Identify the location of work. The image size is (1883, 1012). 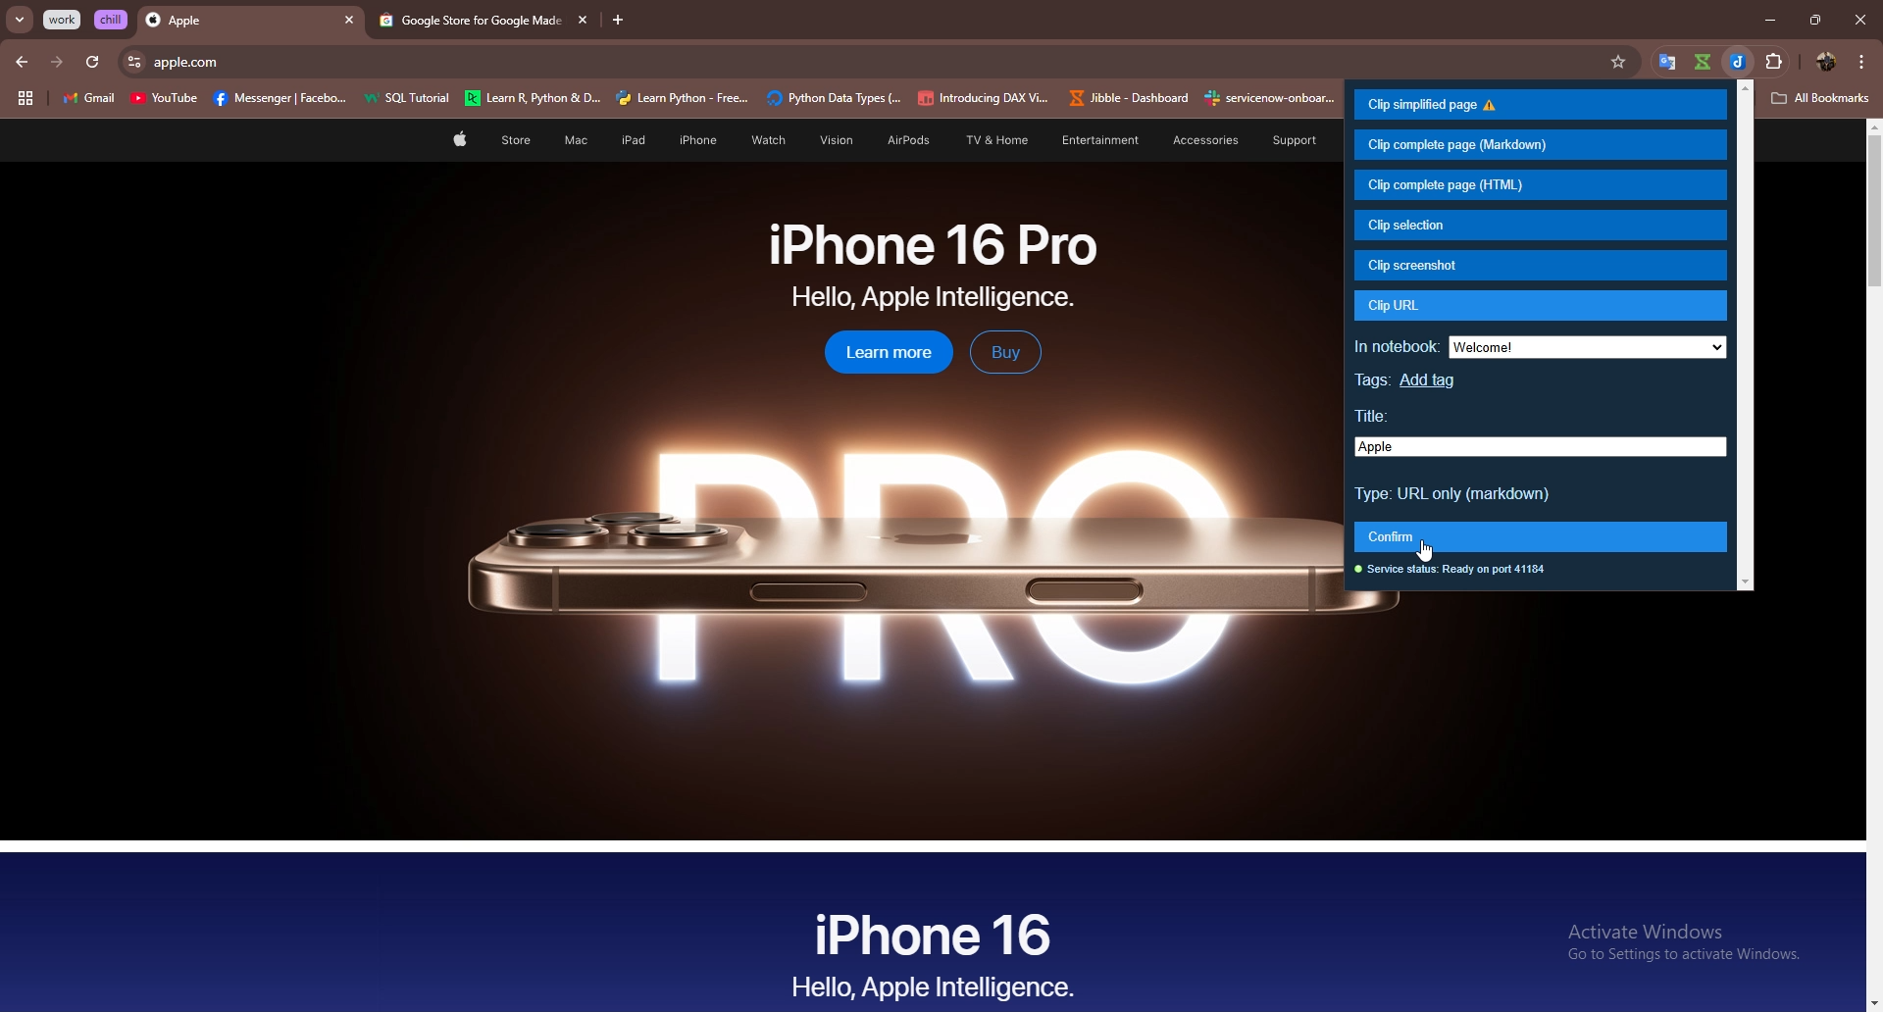
(64, 20).